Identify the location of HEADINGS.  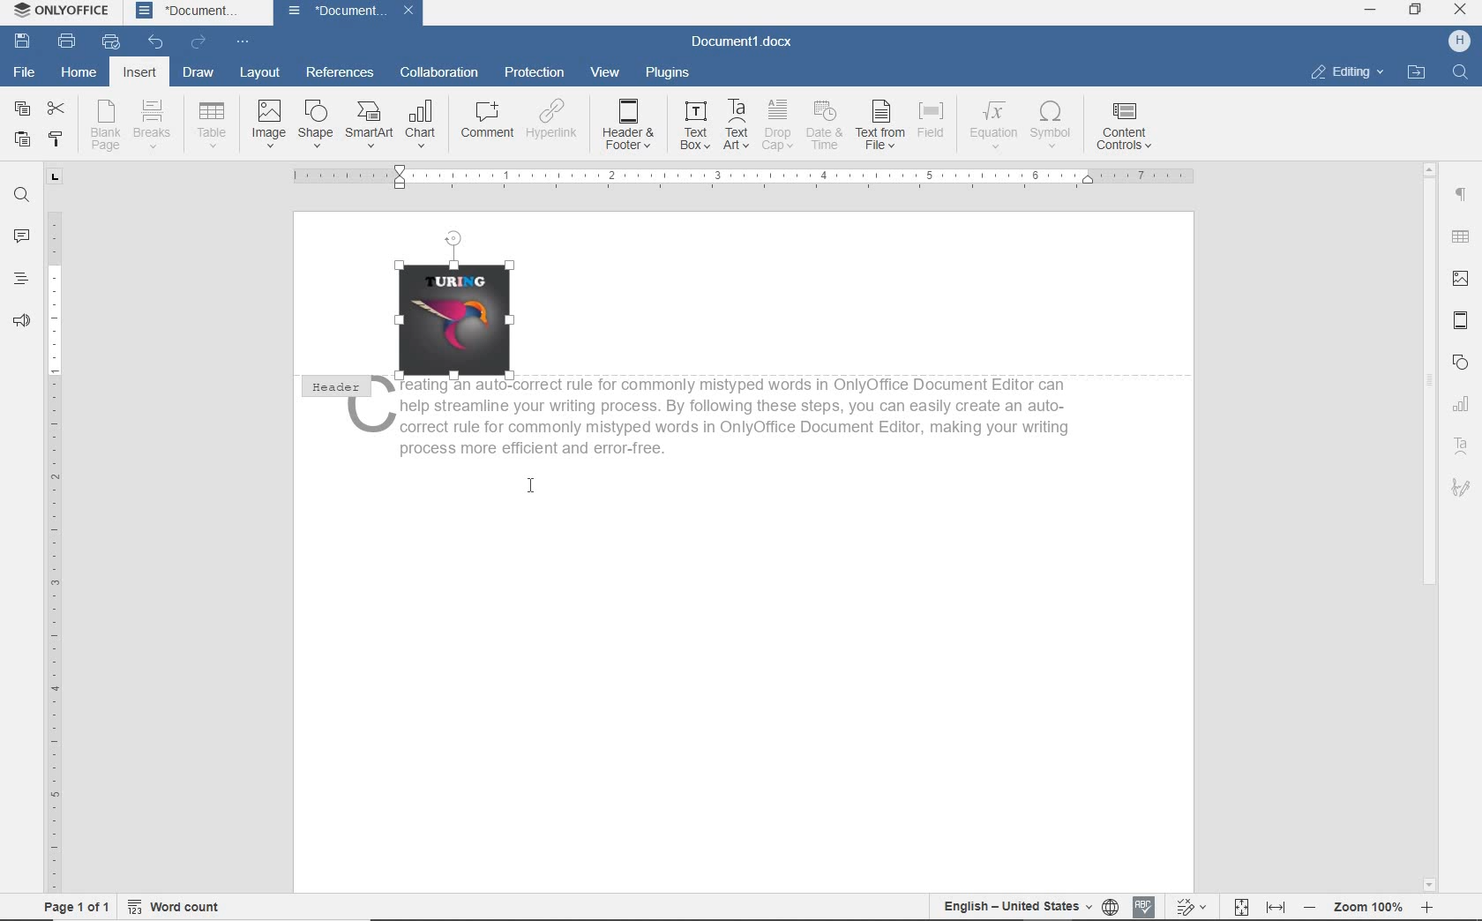
(21, 279).